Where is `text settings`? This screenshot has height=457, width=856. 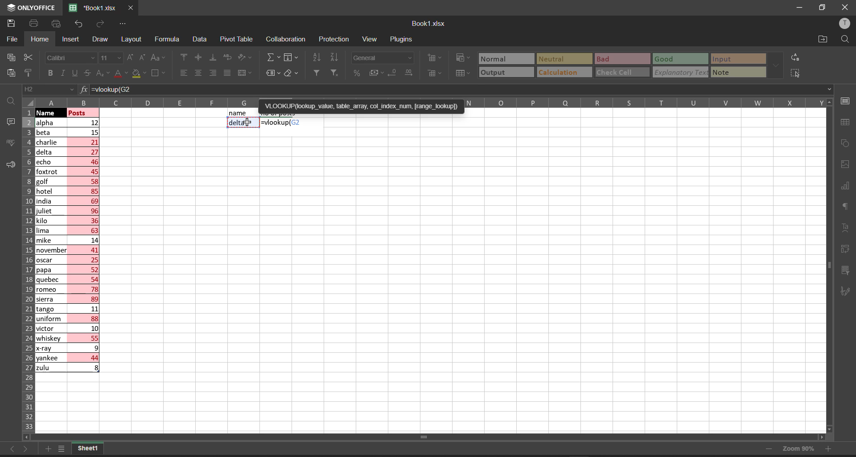
text settings is located at coordinates (848, 227).